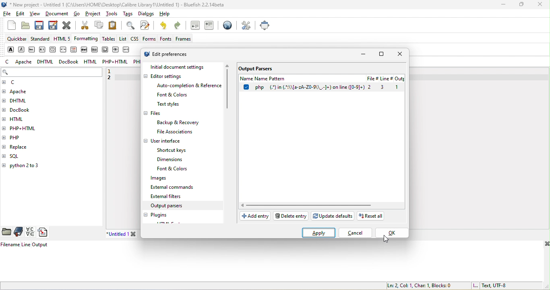 The height and width of the screenshot is (290, 550). What do you see at coordinates (246, 25) in the screenshot?
I see `preferences` at bounding box center [246, 25].